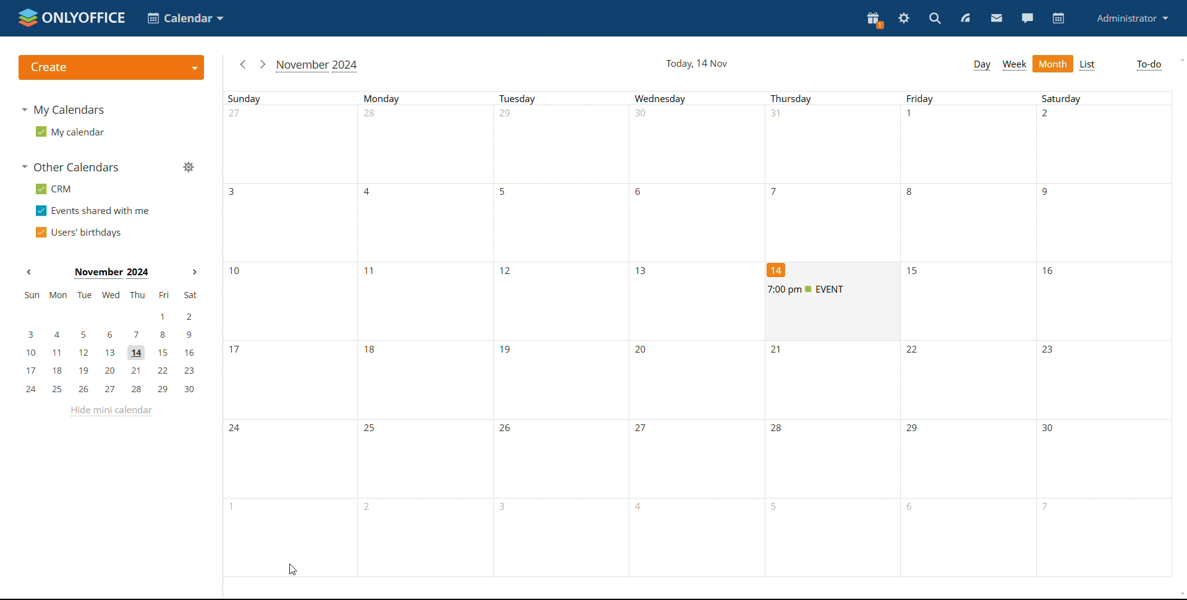 Image resolution: width=1187 pixels, height=600 pixels. What do you see at coordinates (1089, 65) in the screenshot?
I see `list view` at bounding box center [1089, 65].